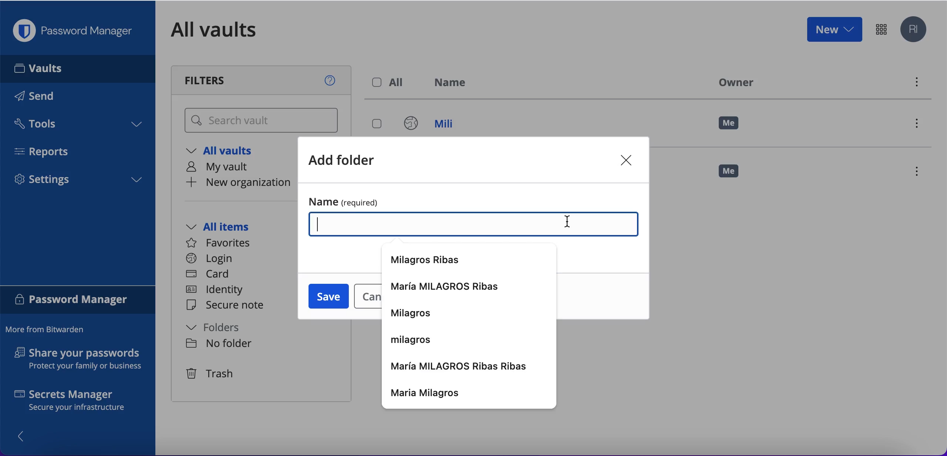 This screenshot has width=947, height=456. What do you see at coordinates (327, 296) in the screenshot?
I see `save` at bounding box center [327, 296].